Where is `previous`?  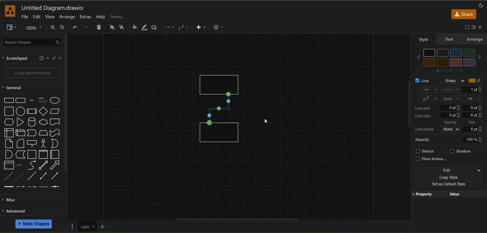 previous is located at coordinates (417, 57).